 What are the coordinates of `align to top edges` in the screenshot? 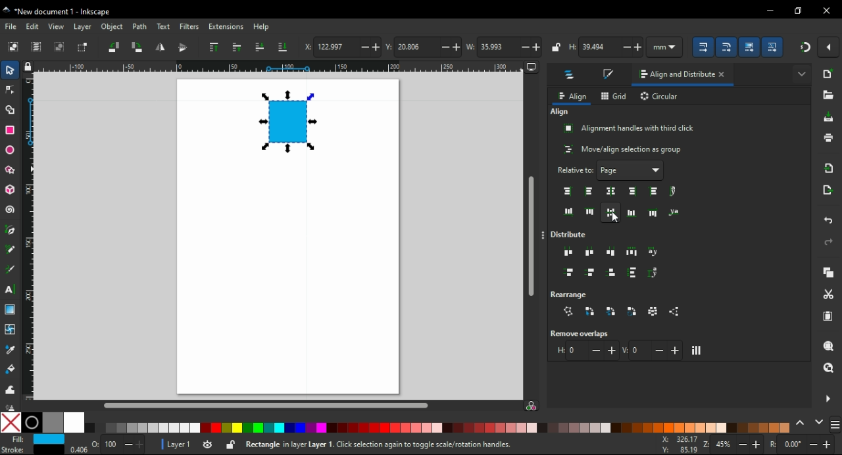 It's located at (590, 211).